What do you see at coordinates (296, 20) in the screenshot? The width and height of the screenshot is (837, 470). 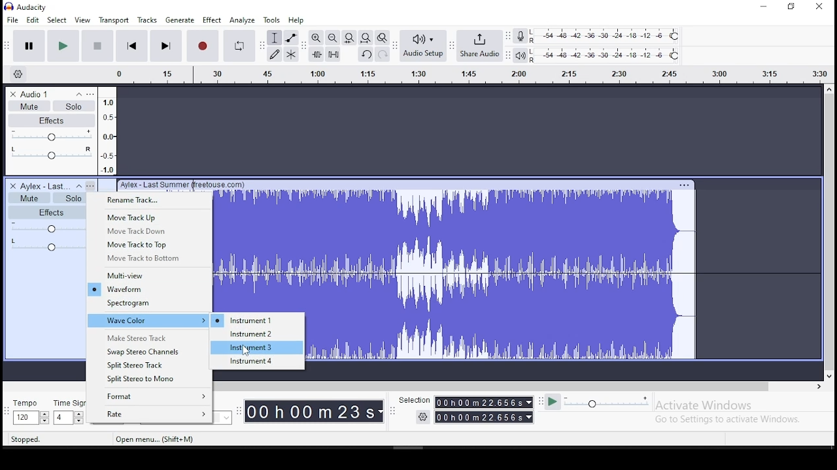 I see `help` at bounding box center [296, 20].